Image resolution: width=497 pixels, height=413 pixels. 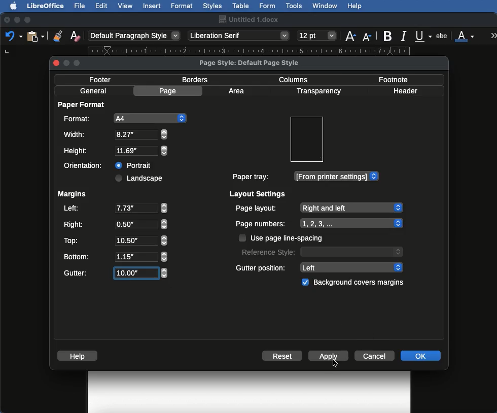 I want to click on Styles, so click(x=212, y=6).